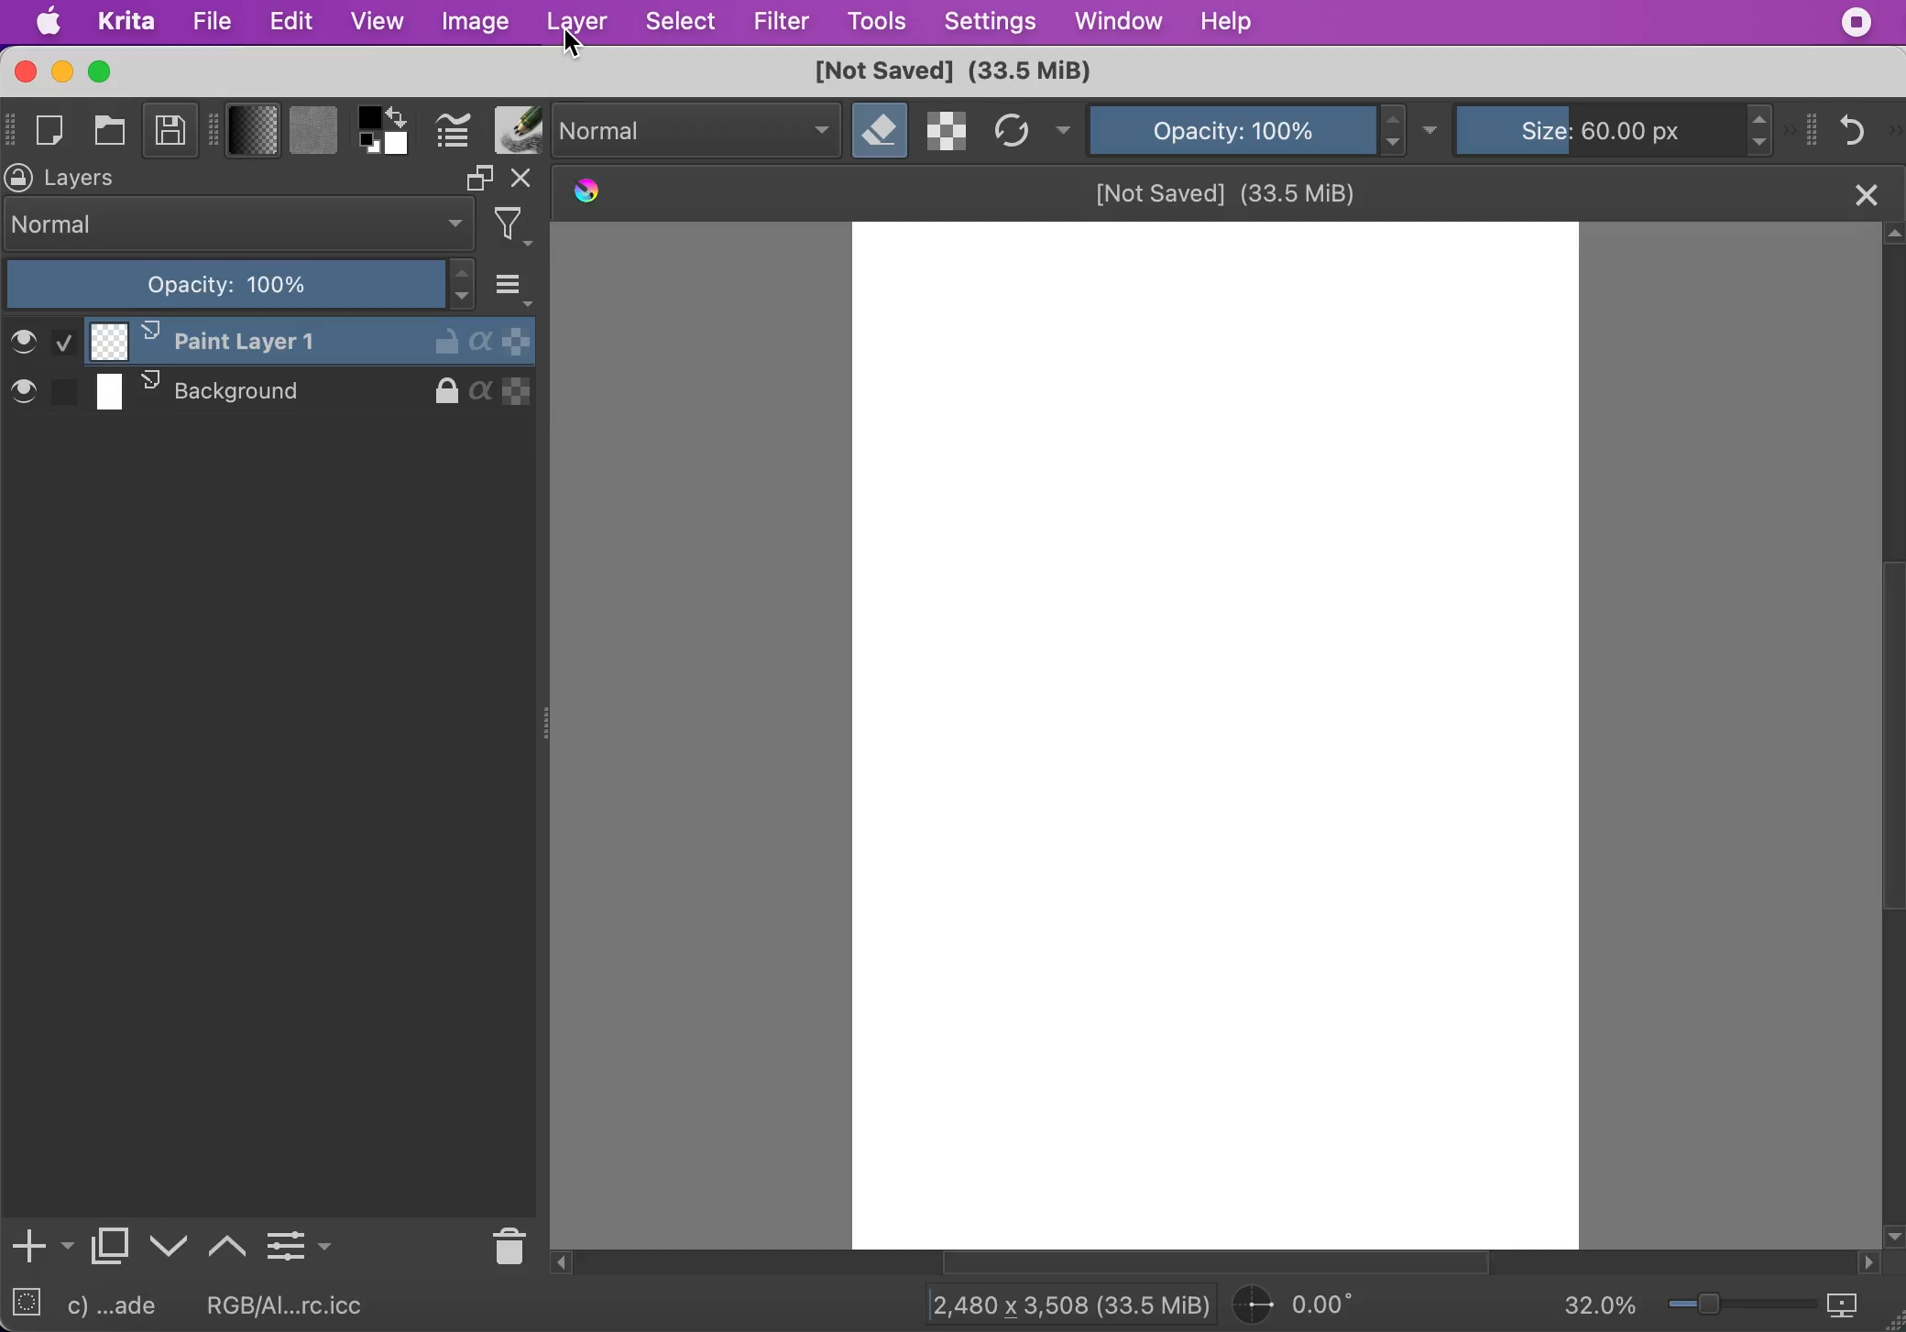 The height and width of the screenshot is (1332, 1906). Describe the element at coordinates (273, 341) in the screenshot. I see `paint layer 1` at that location.